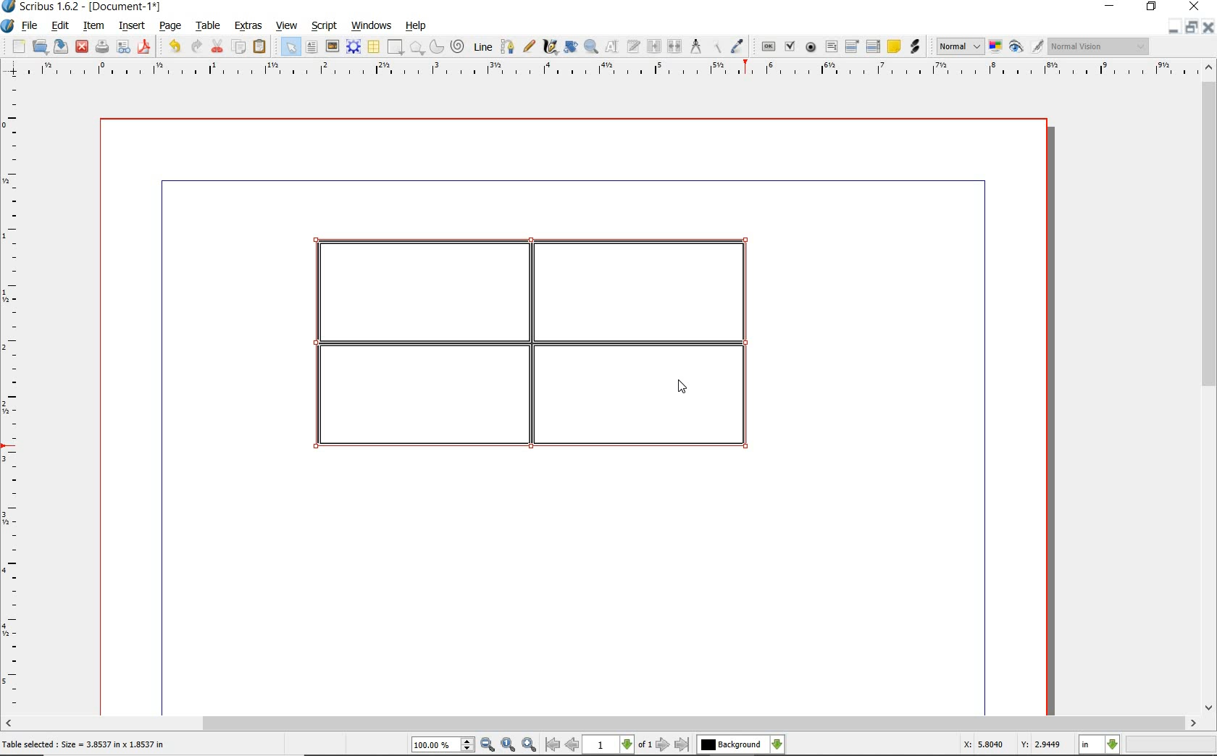  I want to click on open, so click(41, 47).